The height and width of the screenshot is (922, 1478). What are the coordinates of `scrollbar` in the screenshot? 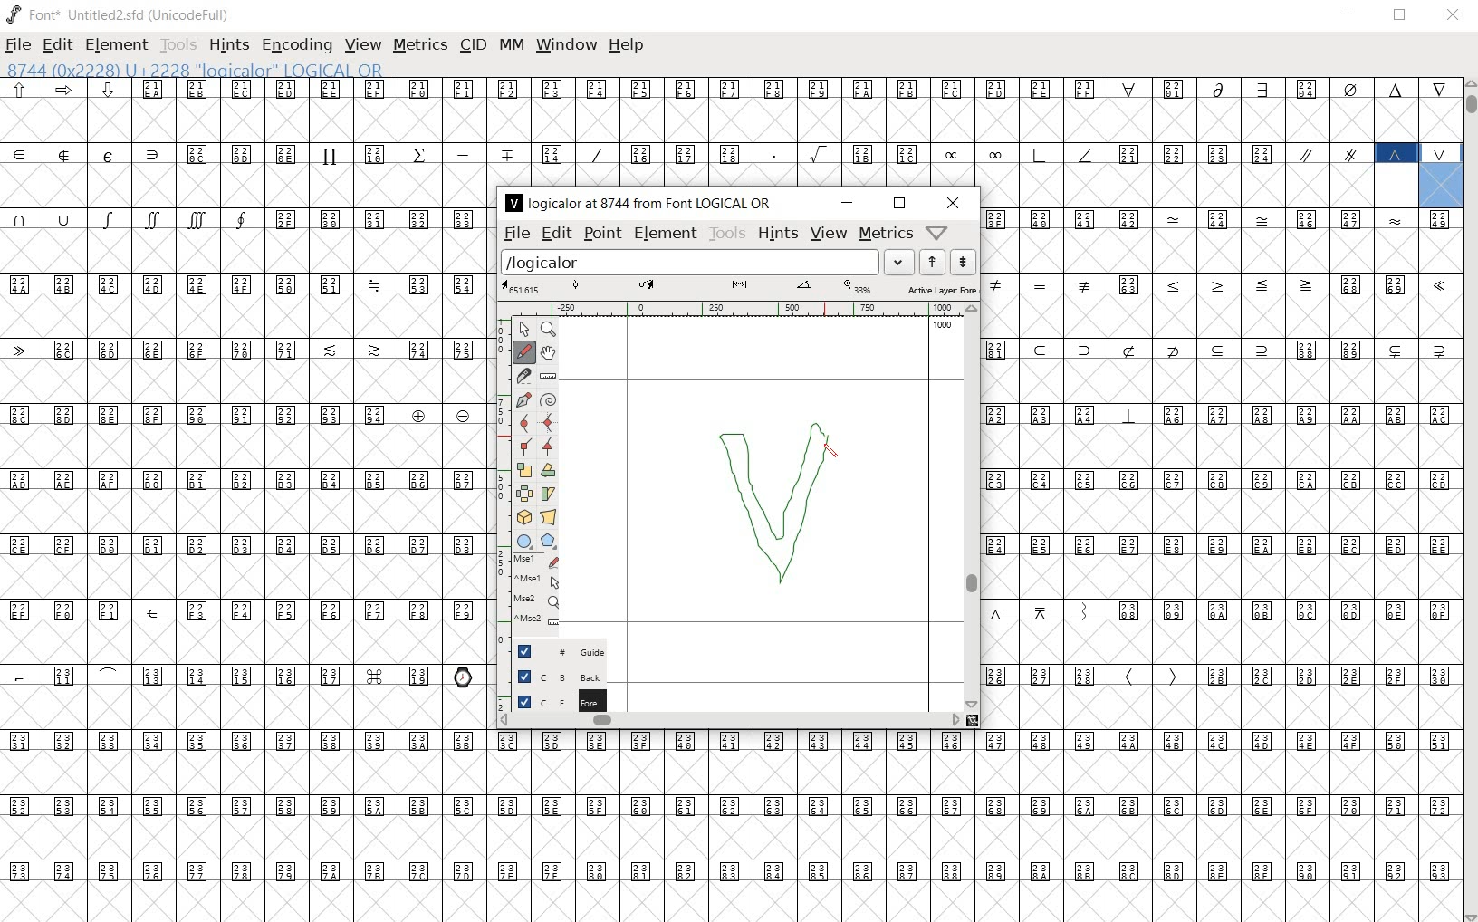 It's located at (1469, 500).